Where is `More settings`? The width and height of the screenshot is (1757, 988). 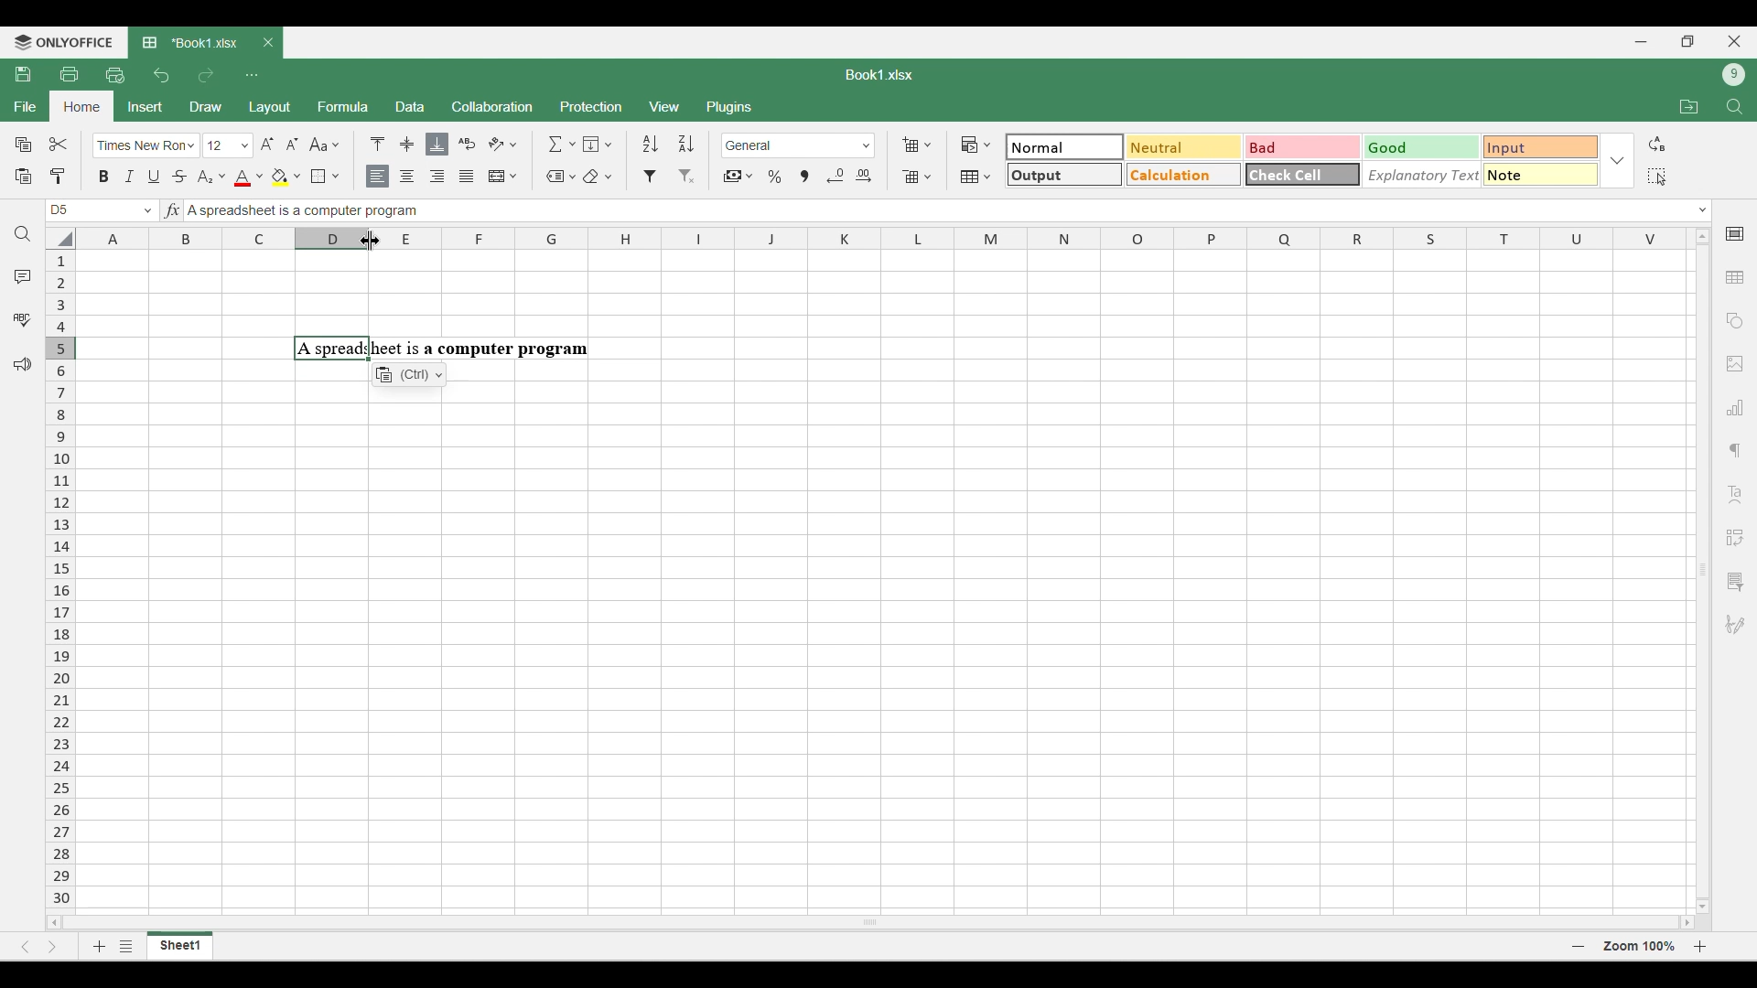 More settings is located at coordinates (1734, 582).